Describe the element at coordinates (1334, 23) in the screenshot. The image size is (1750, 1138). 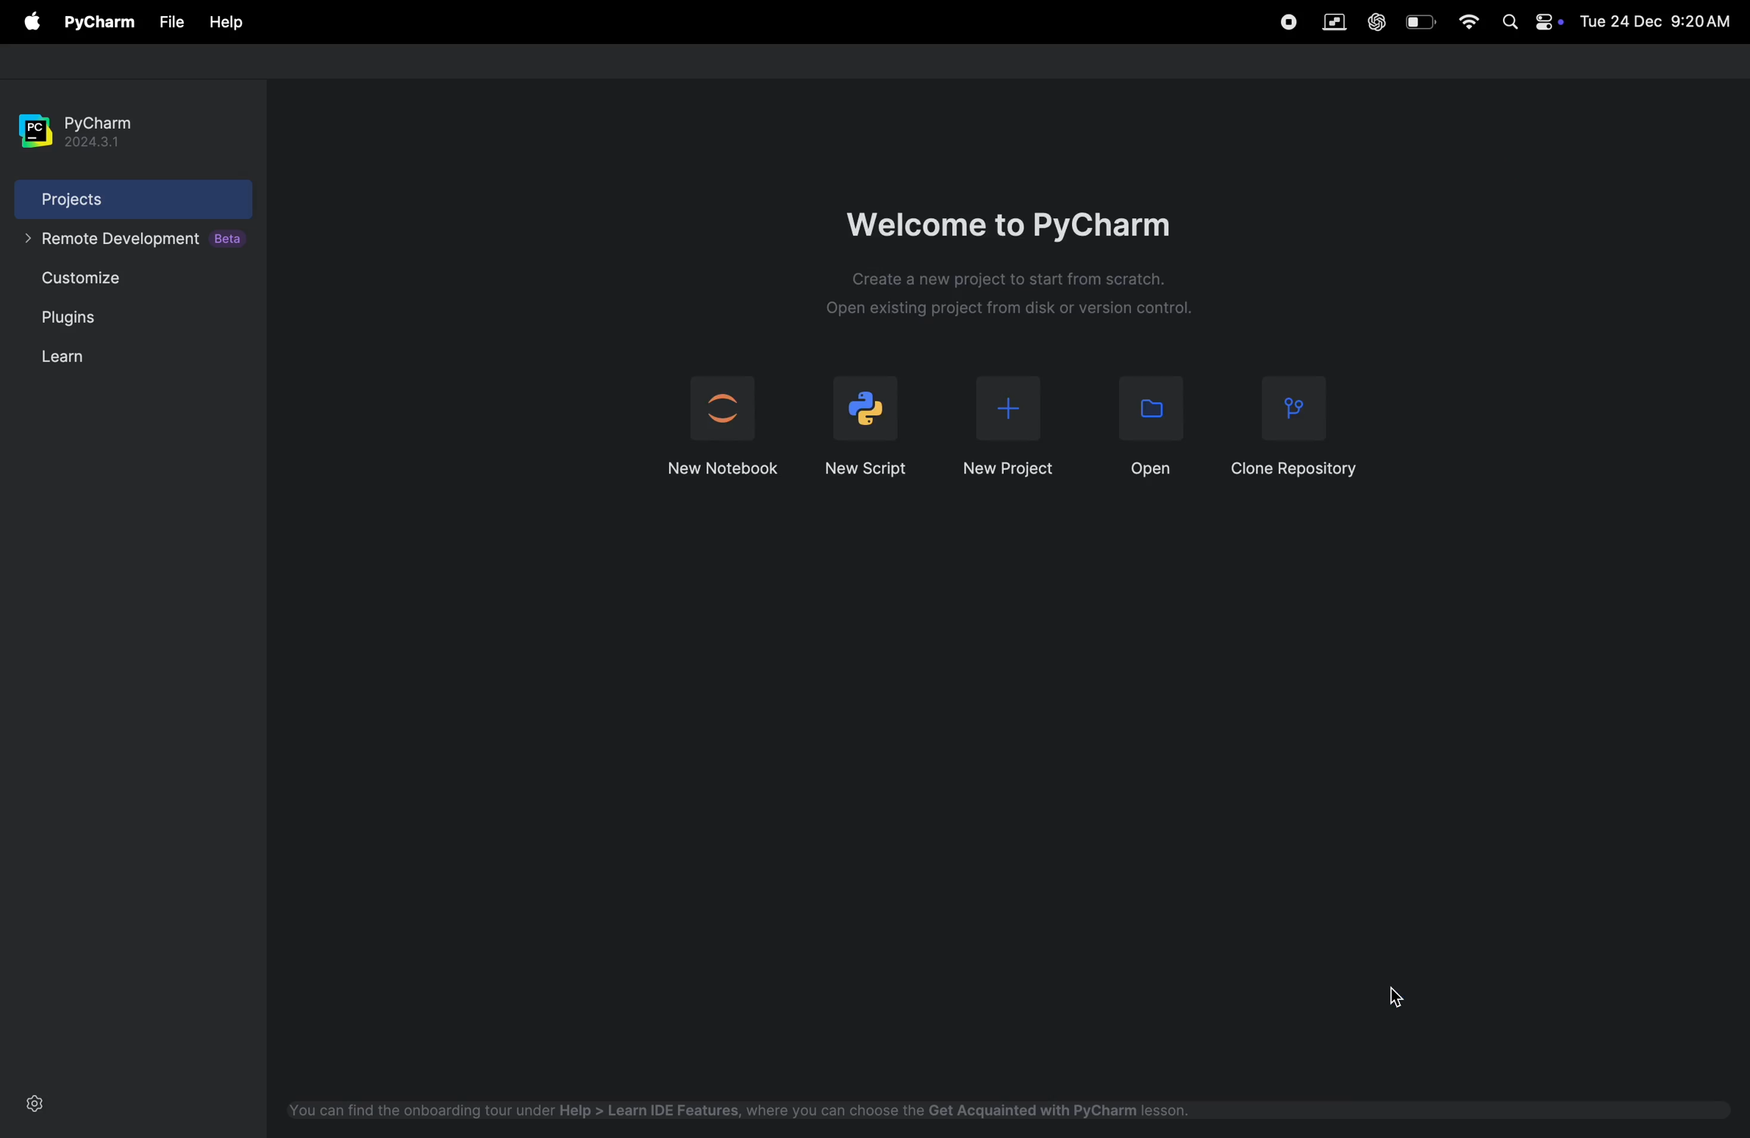
I see `vm` at that location.